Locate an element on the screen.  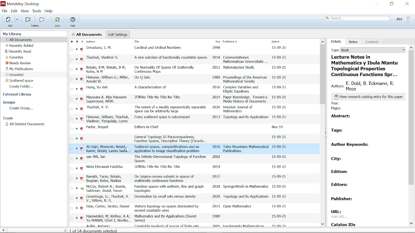
All deleted documents is located at coordinates (25, 124).